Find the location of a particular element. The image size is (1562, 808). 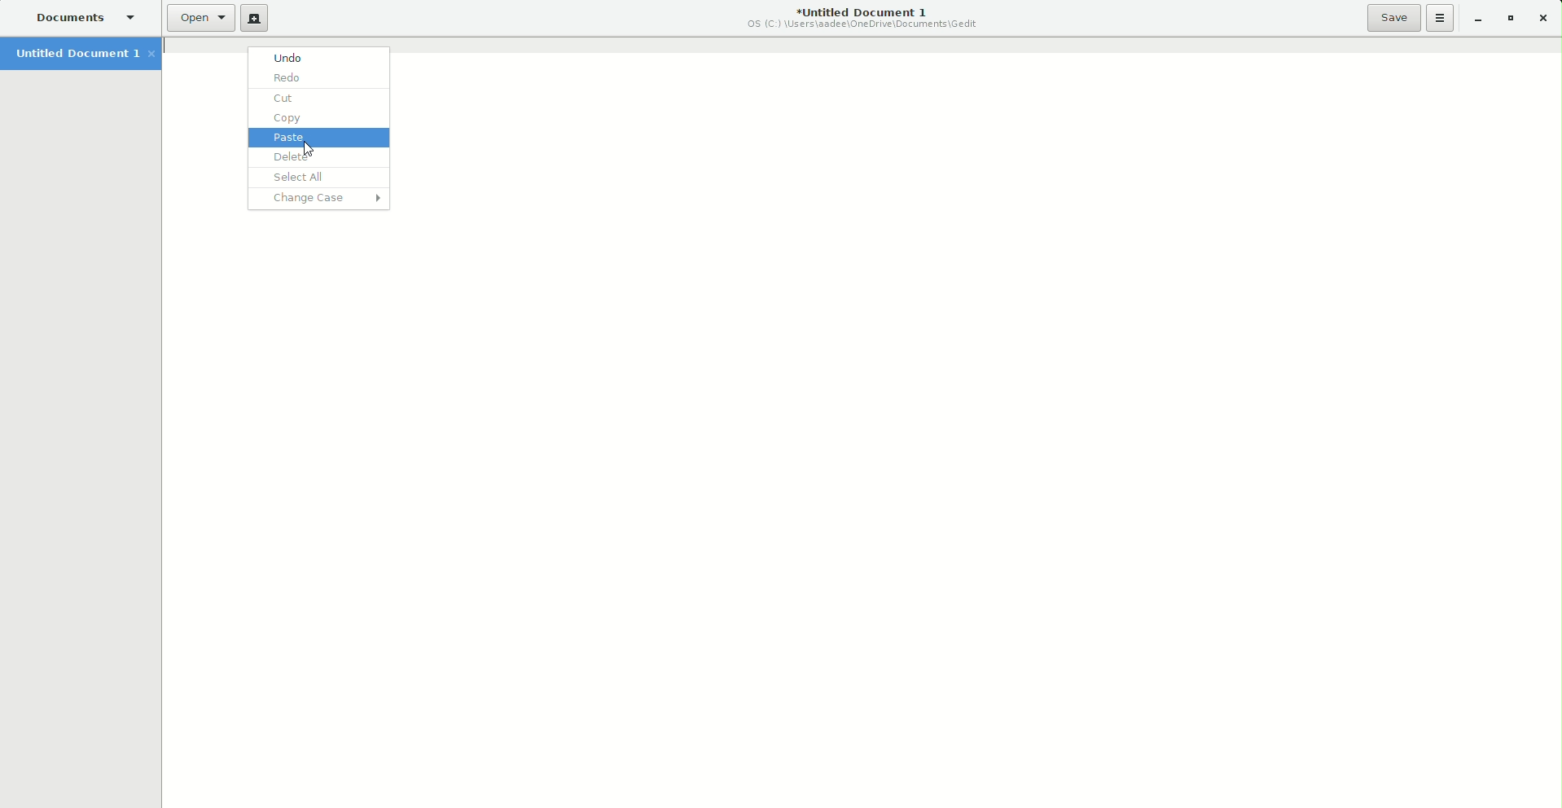

Minimize is located at coordinates (1475, 18).